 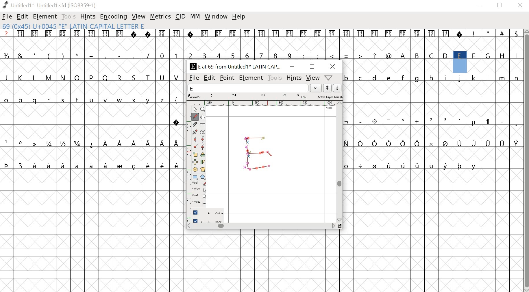 What do you see at coordinates (251, 78) in the screenshot?
I see `element` at bounding box center [251, 78].